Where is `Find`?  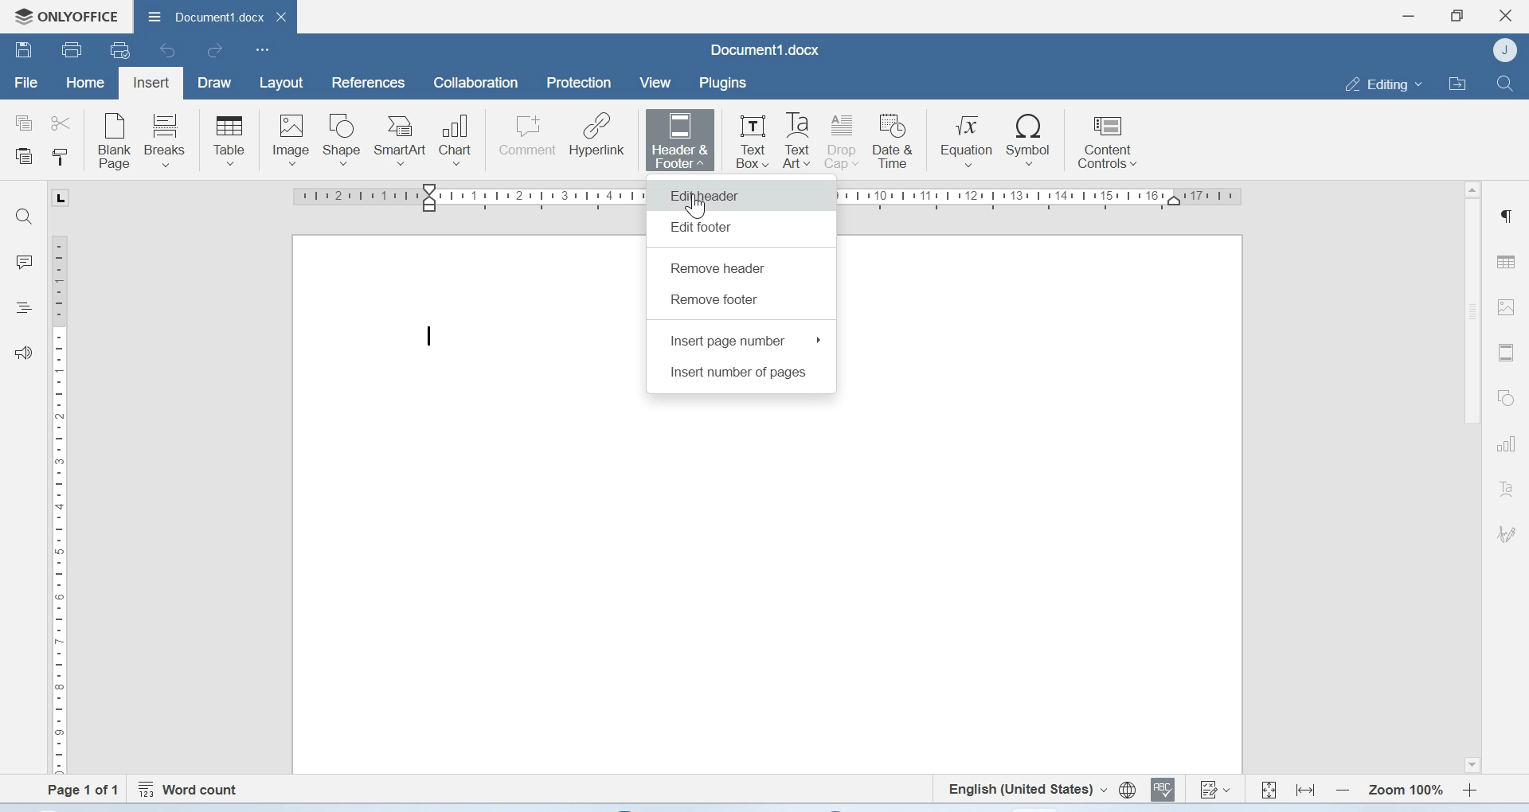 Find is located at coordinates (1505, 83).